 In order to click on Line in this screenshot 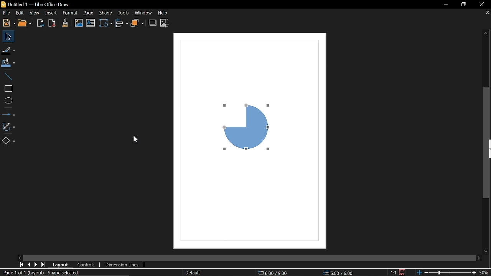, I will do `click(8, 76)`.